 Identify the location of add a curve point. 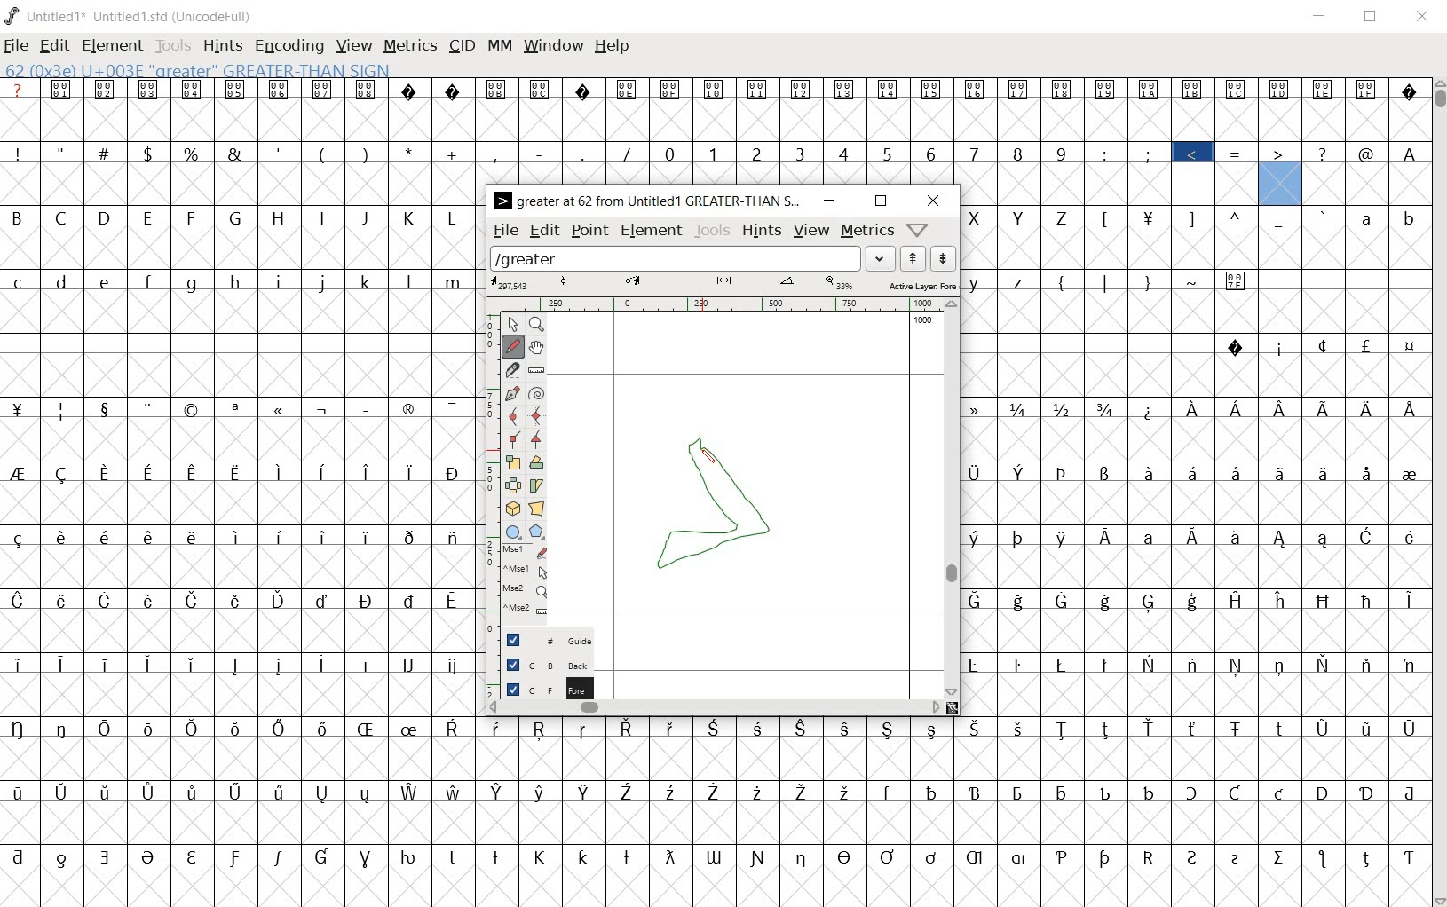
(513, 415).